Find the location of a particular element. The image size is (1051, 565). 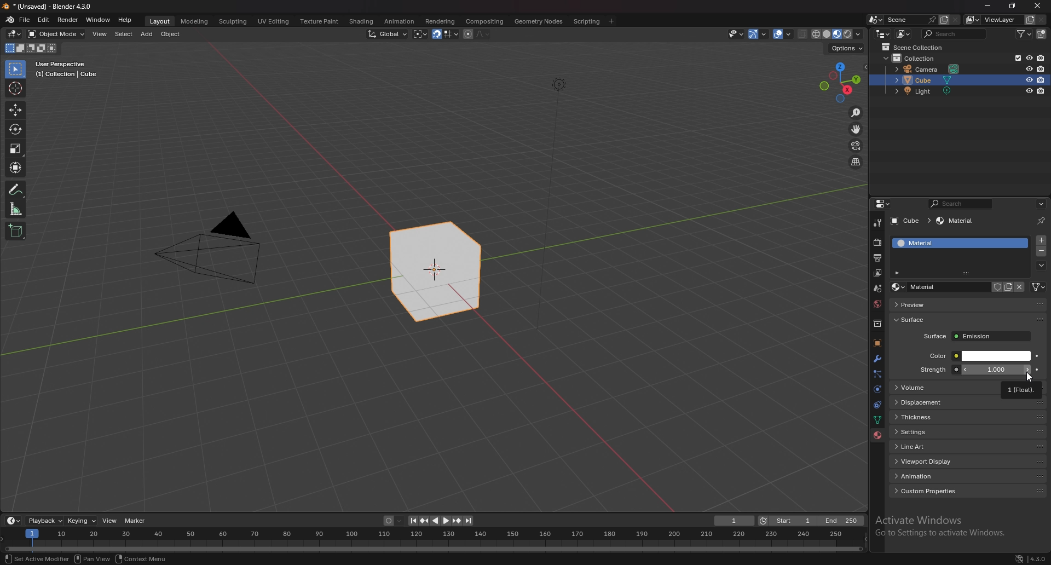

1 is located at coordinates (735, 521).